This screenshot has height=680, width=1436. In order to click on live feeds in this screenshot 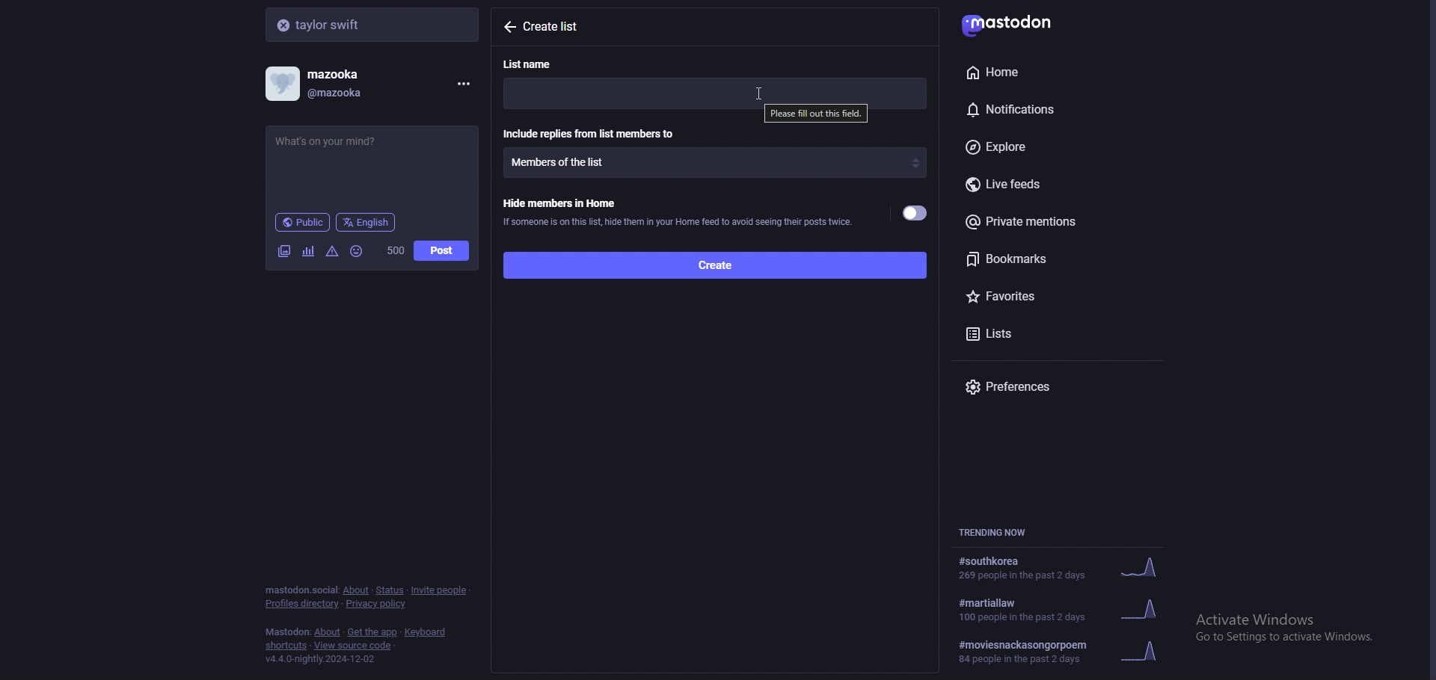, I will do `click(1062, 185)`.